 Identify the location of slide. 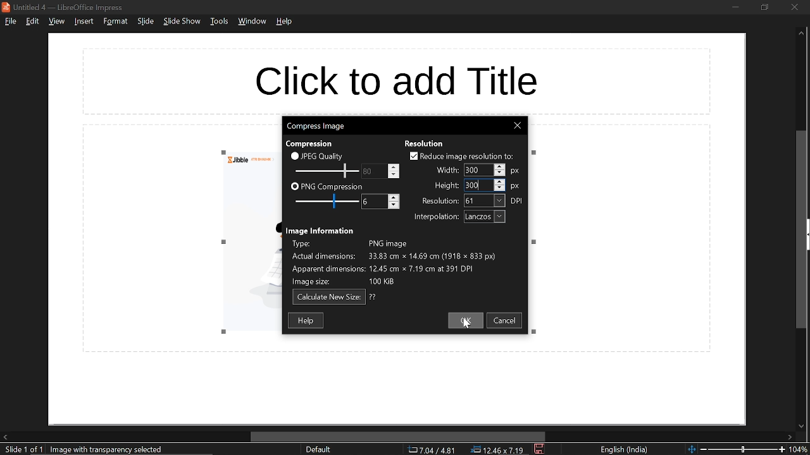
(145, 22).